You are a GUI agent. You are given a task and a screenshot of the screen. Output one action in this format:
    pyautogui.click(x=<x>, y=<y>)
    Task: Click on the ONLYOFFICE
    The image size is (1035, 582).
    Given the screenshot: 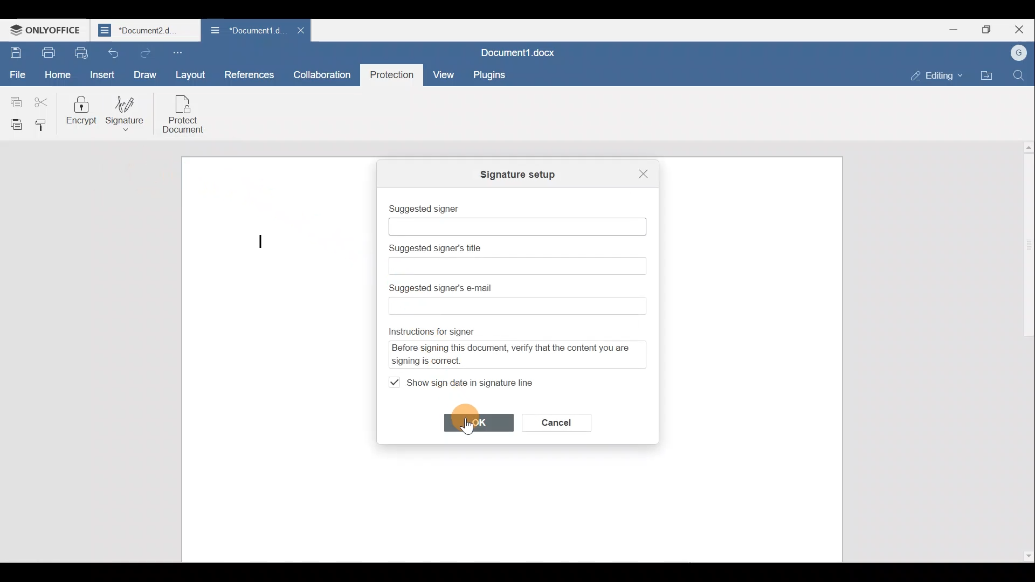 What is the action you would take?
    pyautogui.click(x=46, y=31)
    